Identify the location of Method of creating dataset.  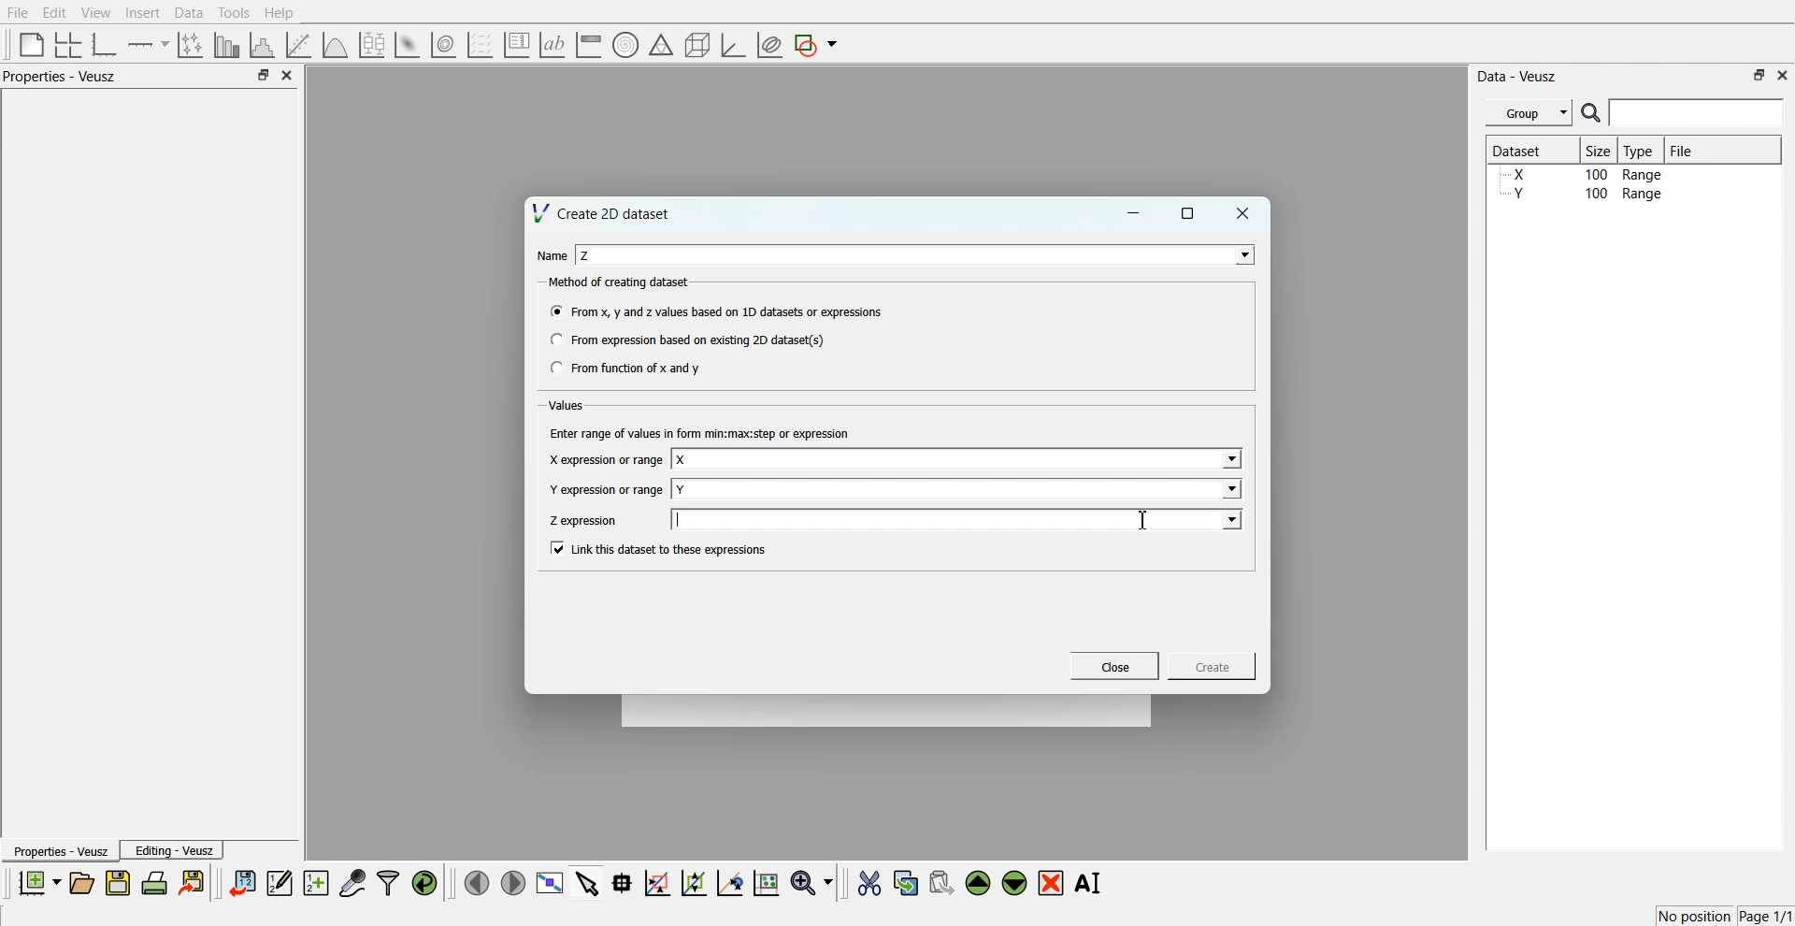
(621, 282).